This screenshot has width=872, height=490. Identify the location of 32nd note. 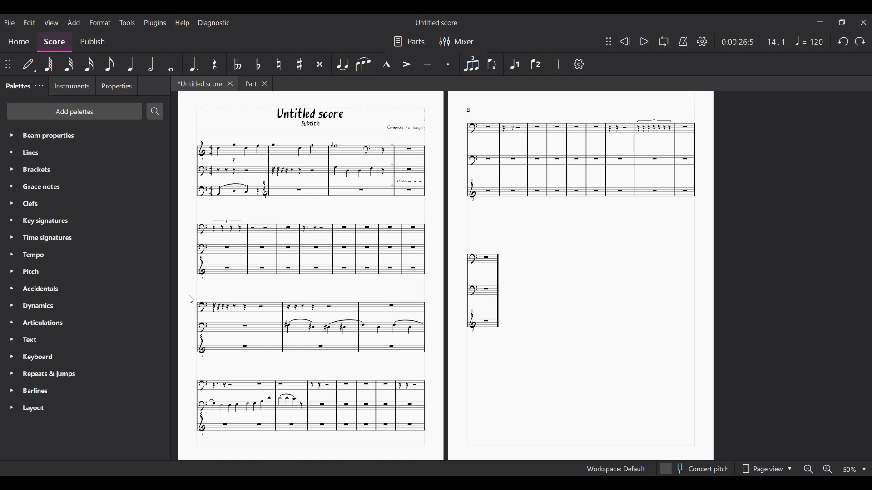
(69, 64).